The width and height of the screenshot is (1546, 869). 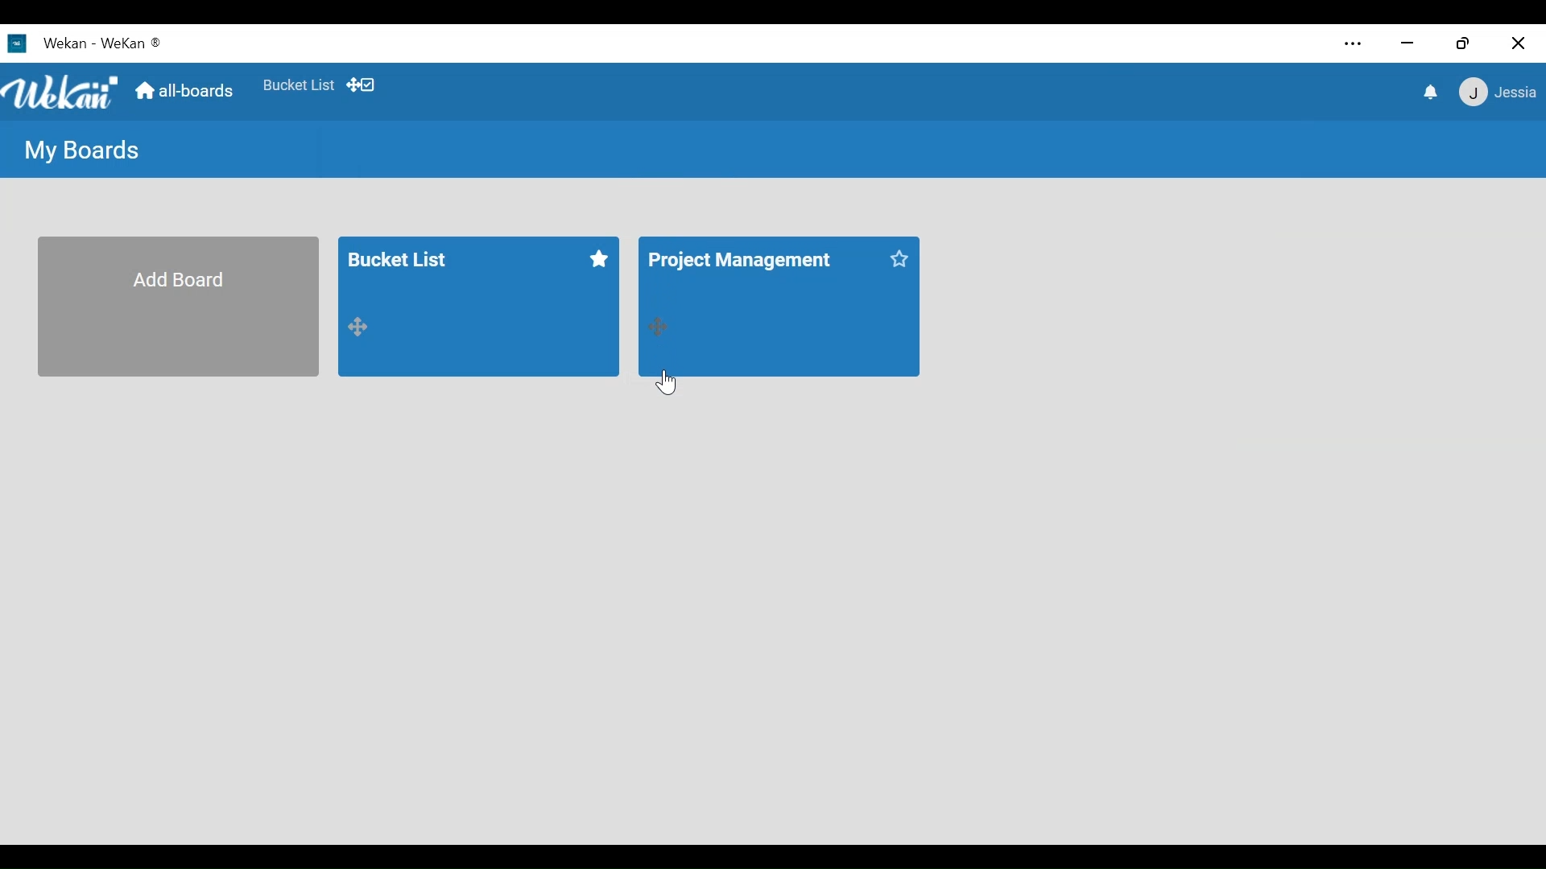 What do you see at coordinates (1463, 45) in the screenshot?
I see `restore` at bounding box center [1463, 45].